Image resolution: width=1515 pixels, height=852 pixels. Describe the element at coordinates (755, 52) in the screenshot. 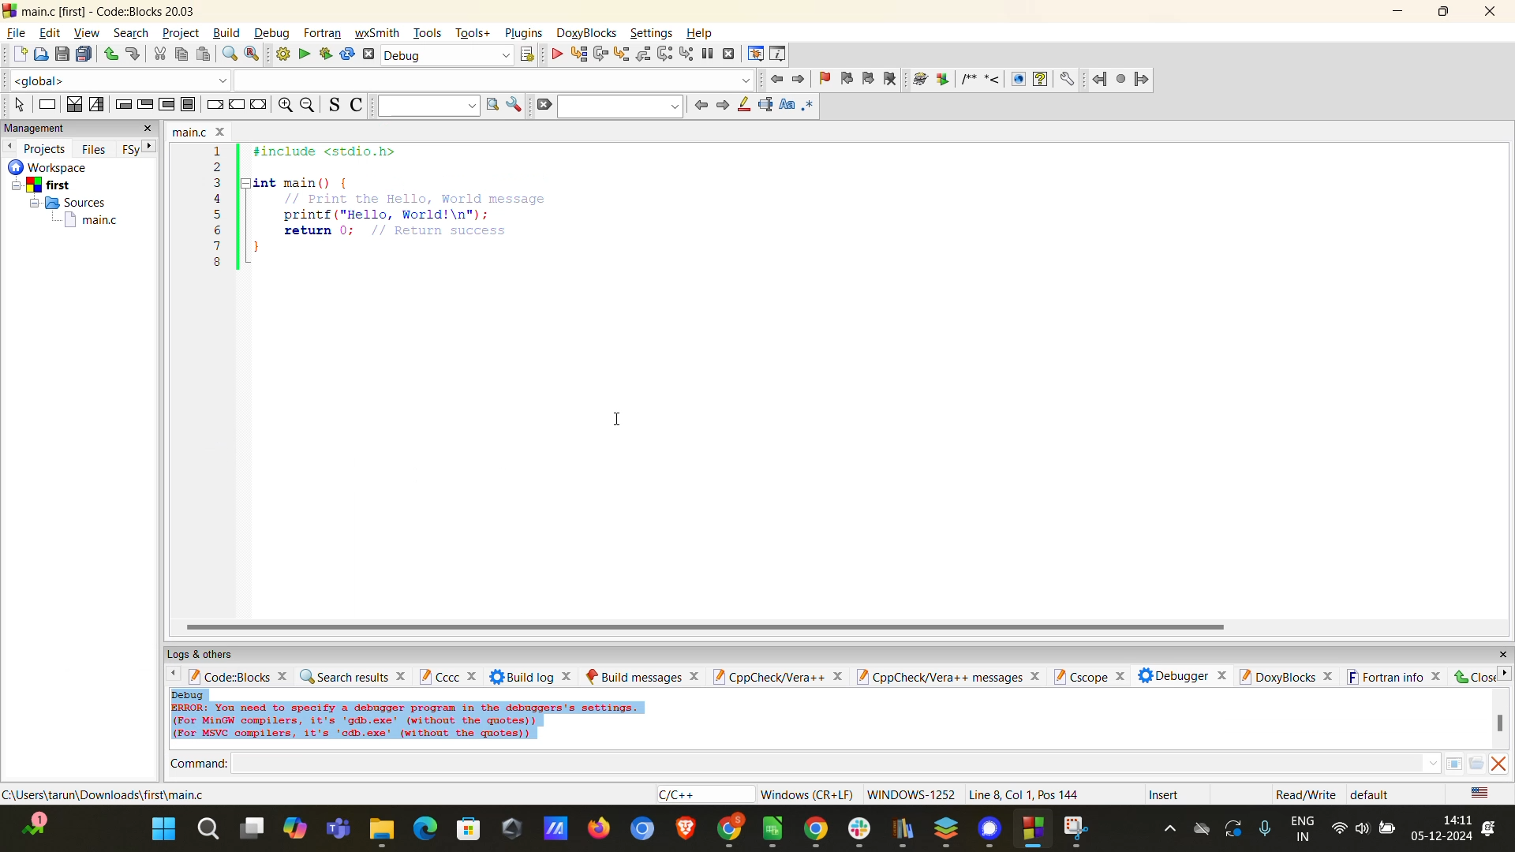

I see `debugging windows` at that location.